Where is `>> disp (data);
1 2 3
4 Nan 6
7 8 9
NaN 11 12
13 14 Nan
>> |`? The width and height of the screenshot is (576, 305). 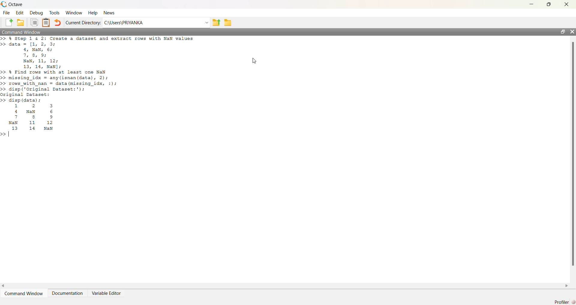 >> disp (data);
1 2 3
4 Nan 6
7 8 9
NaN 11 12
13 14 Nan
>> | is located at coordinates (29, 118).